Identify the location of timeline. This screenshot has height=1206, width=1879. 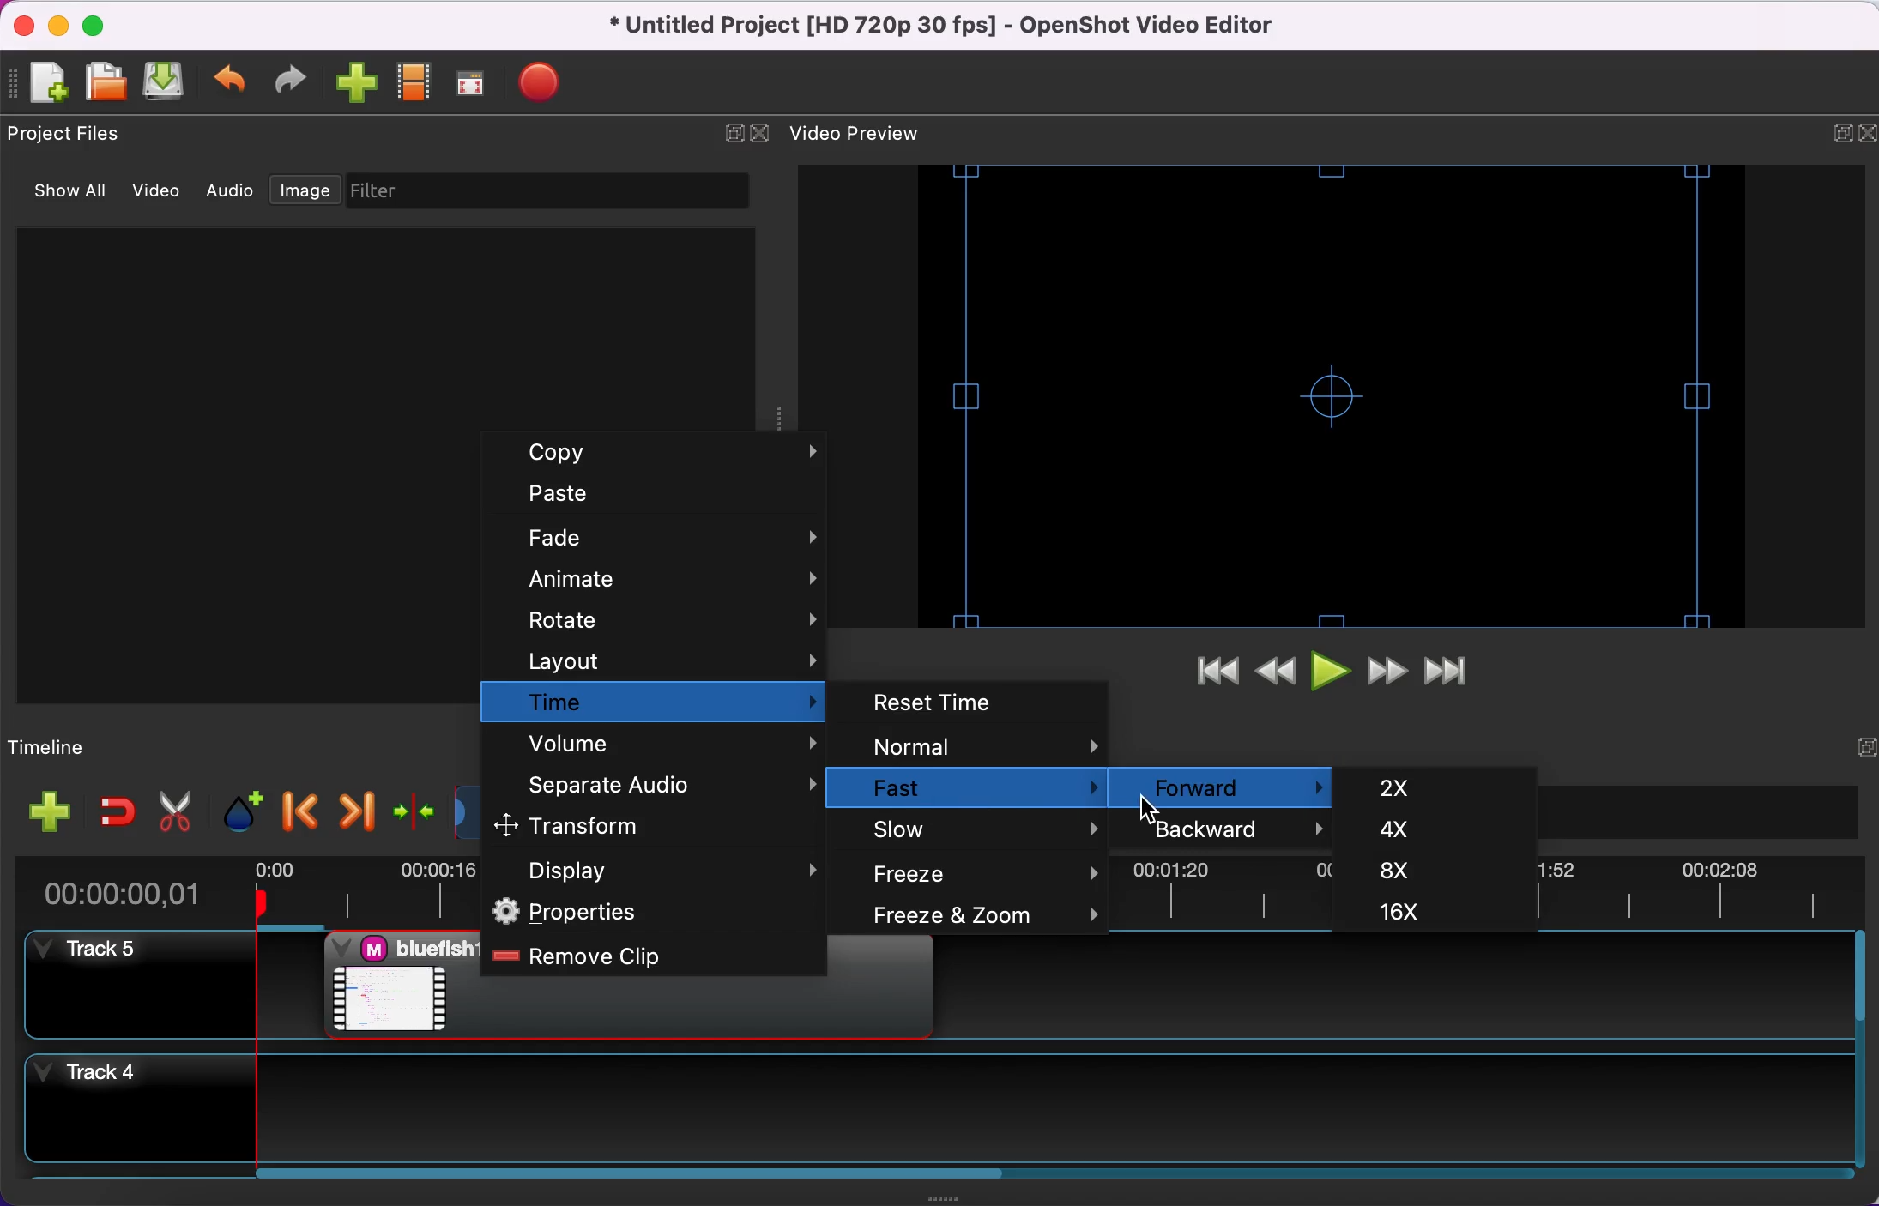
(66, 745).